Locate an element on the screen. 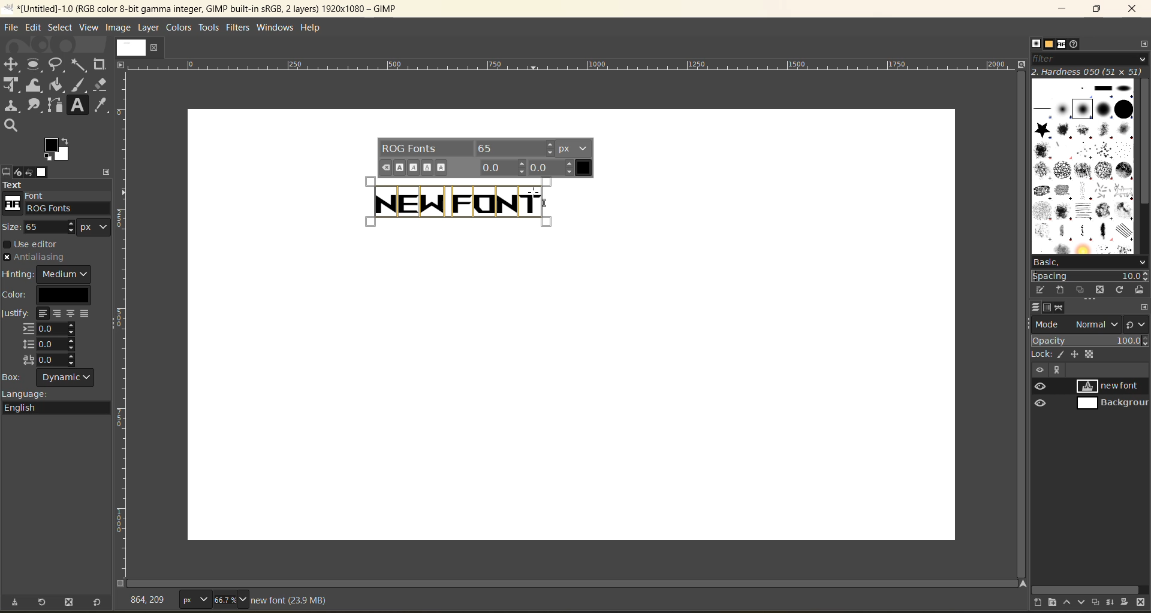 This screenshot has height=613, width=1151. duplicate this brush is located at coordinates (1083, 290).